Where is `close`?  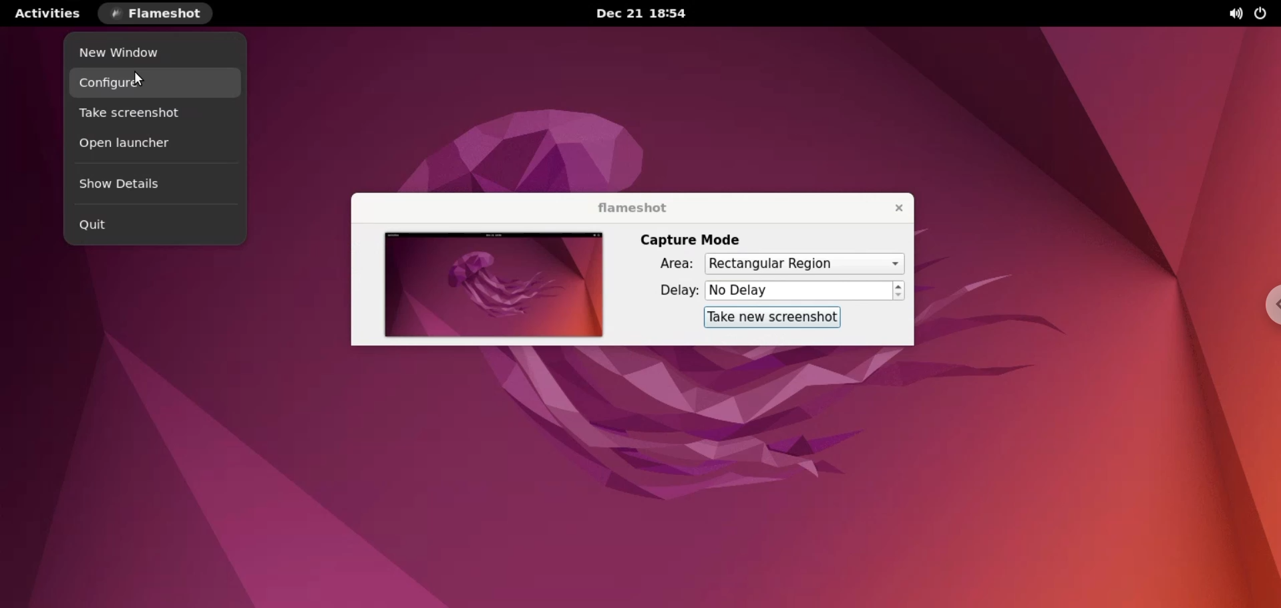 close is located at coordinates (894, 208).